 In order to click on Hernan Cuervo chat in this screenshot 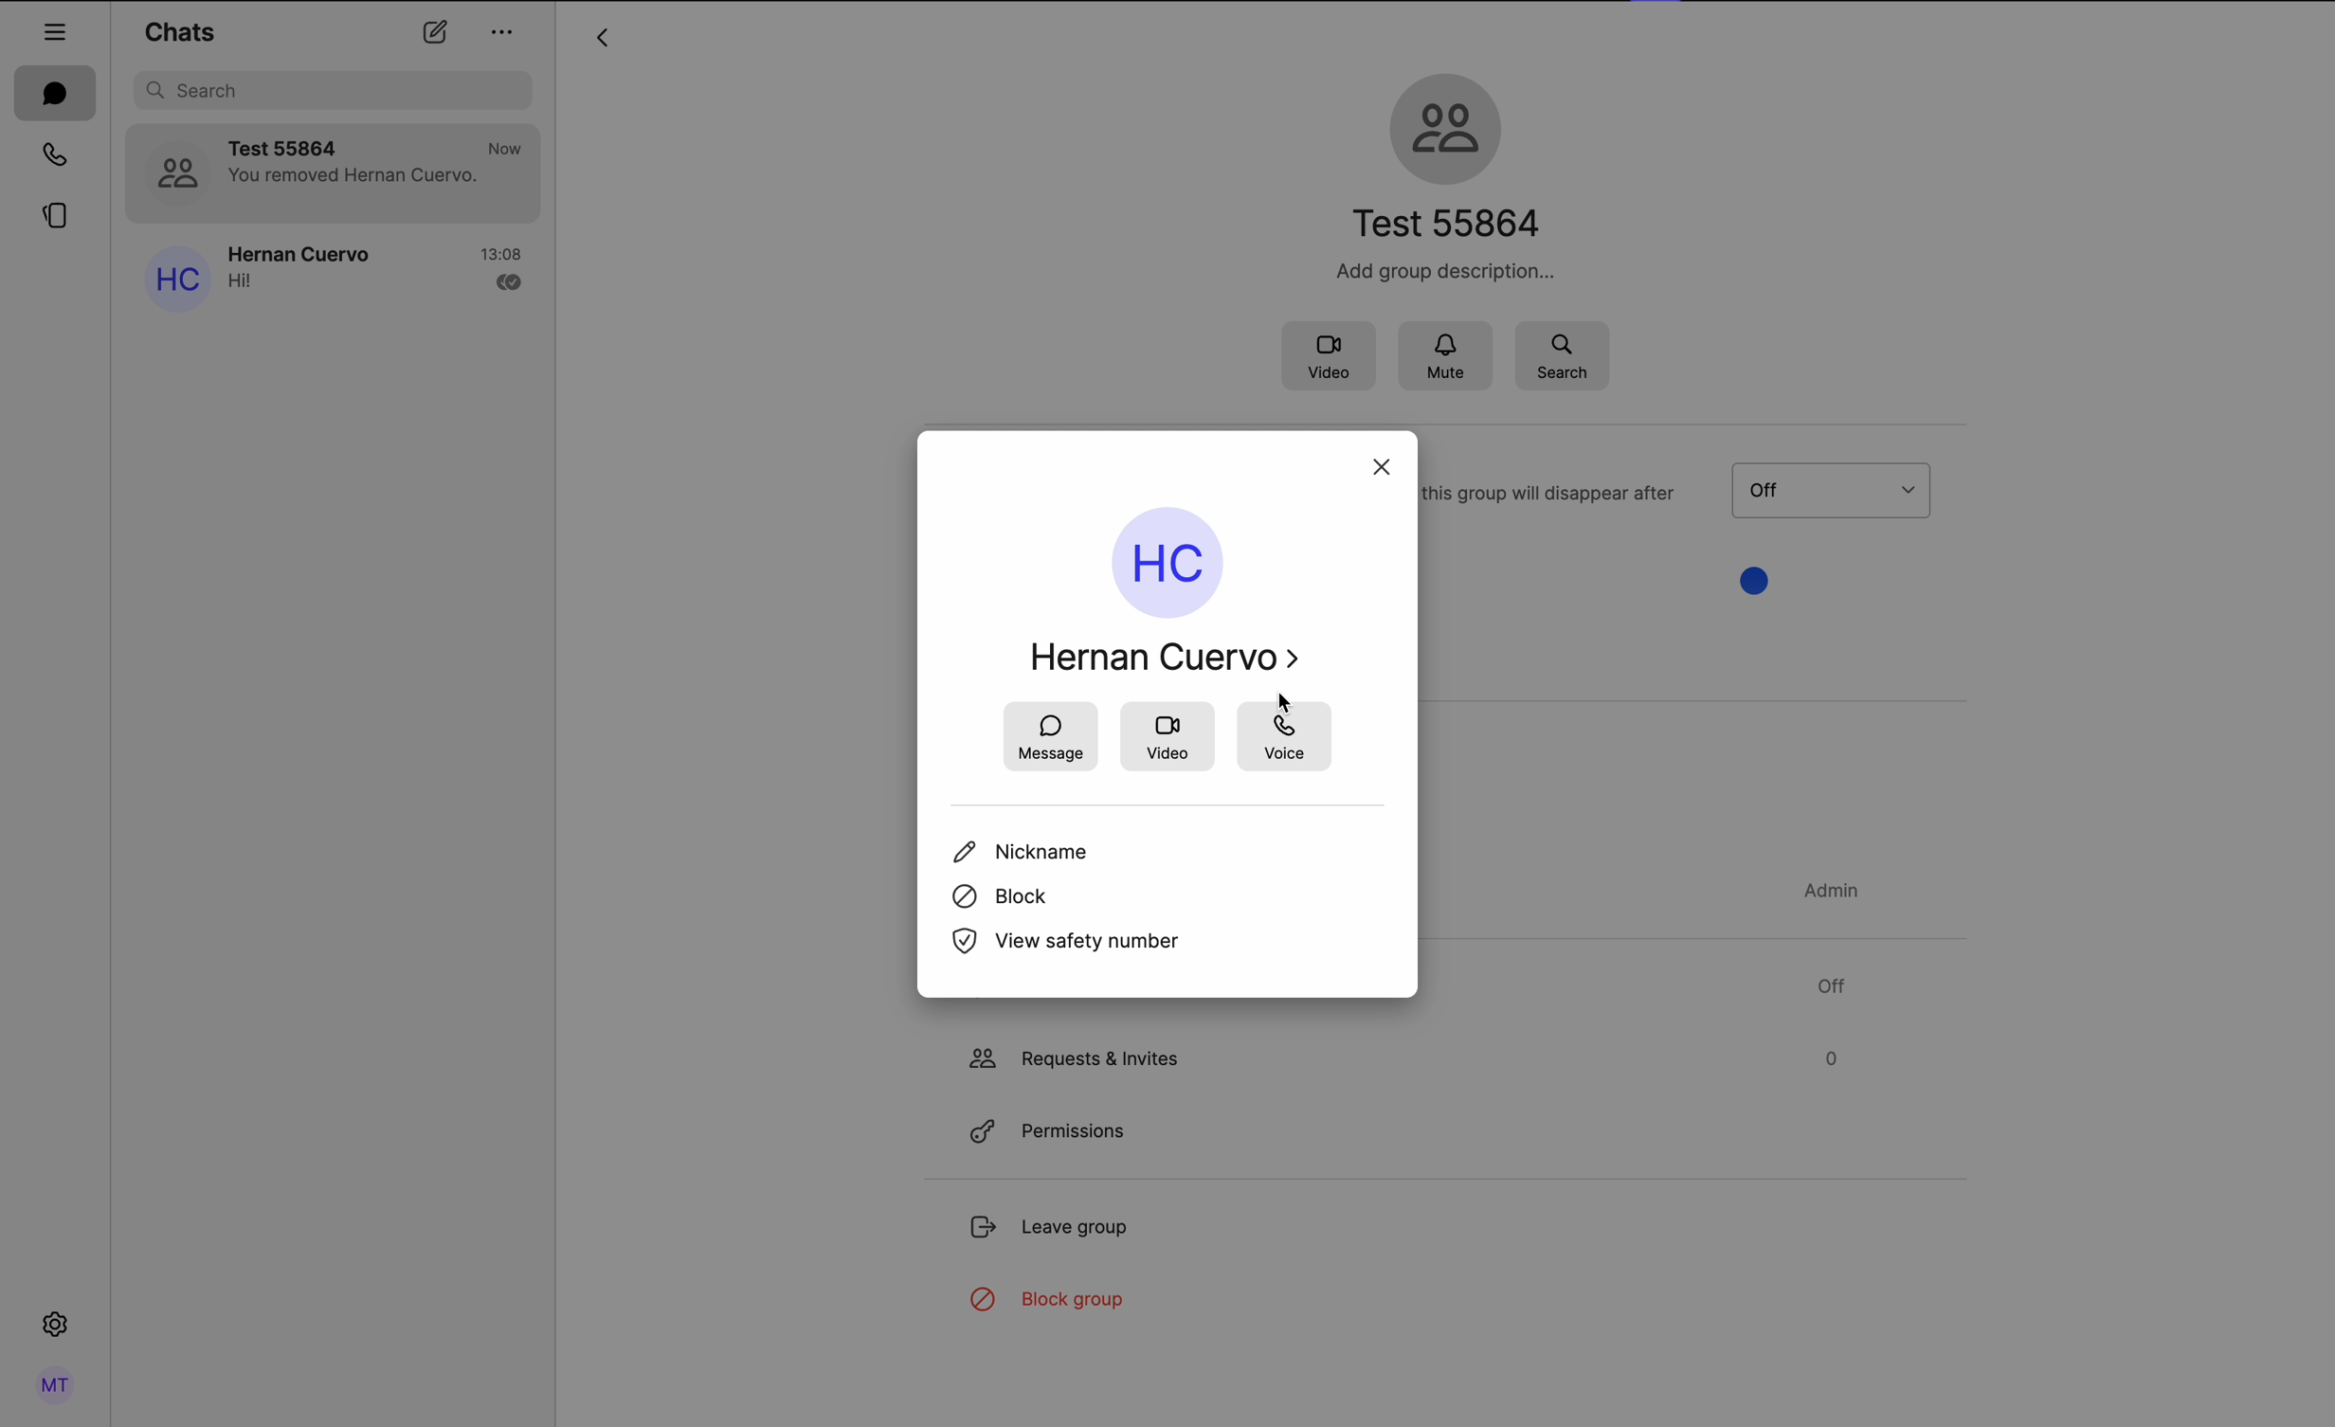, I will do `click(331, 275)`.